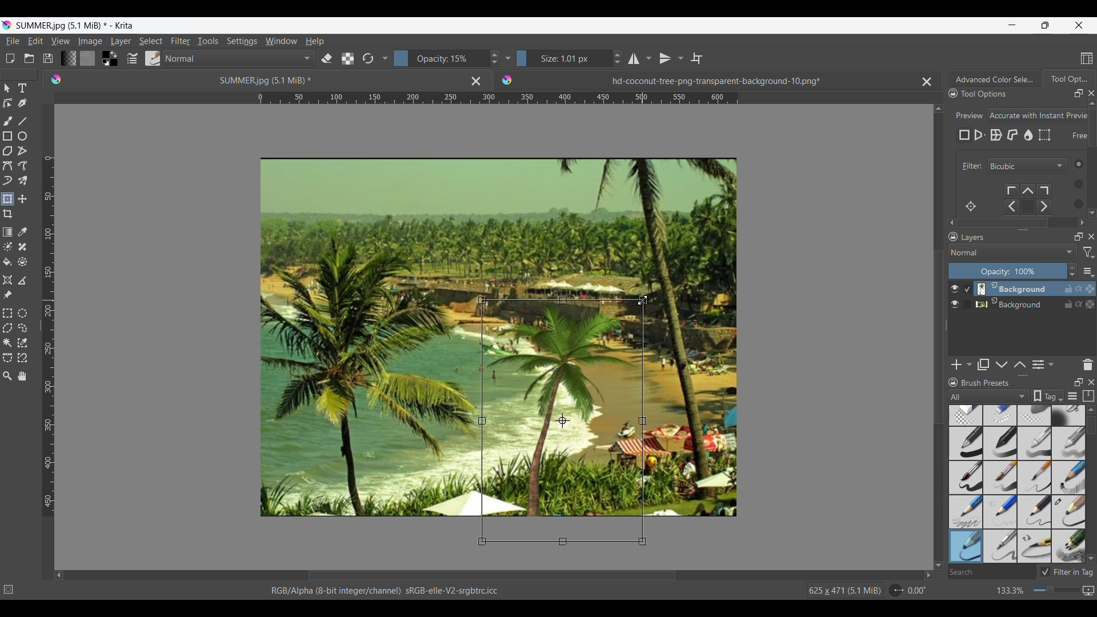 Image resolution: width=1097 pixels, height=617 pixels. Describe the element at coordinates (947, 326) in the screenshot. I see `Expand/Collapse` at that location.